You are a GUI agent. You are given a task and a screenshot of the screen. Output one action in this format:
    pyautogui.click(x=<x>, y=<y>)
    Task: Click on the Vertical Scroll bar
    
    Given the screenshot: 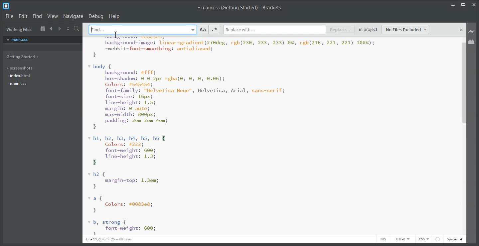 What is the action you would take?
    pyautogui.click(x=464, y=137)
    